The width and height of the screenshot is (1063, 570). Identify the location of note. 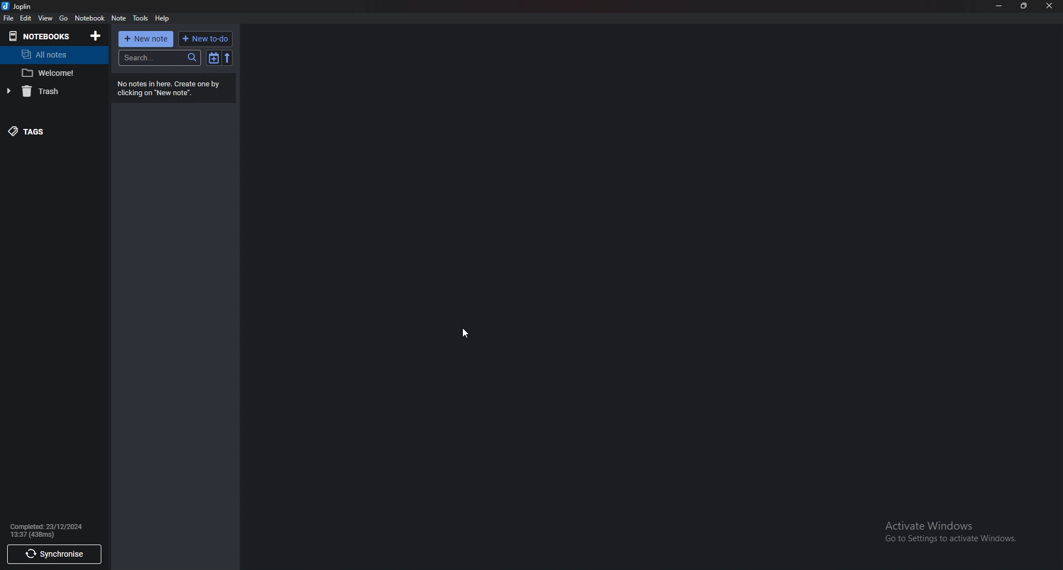
(119, 18).